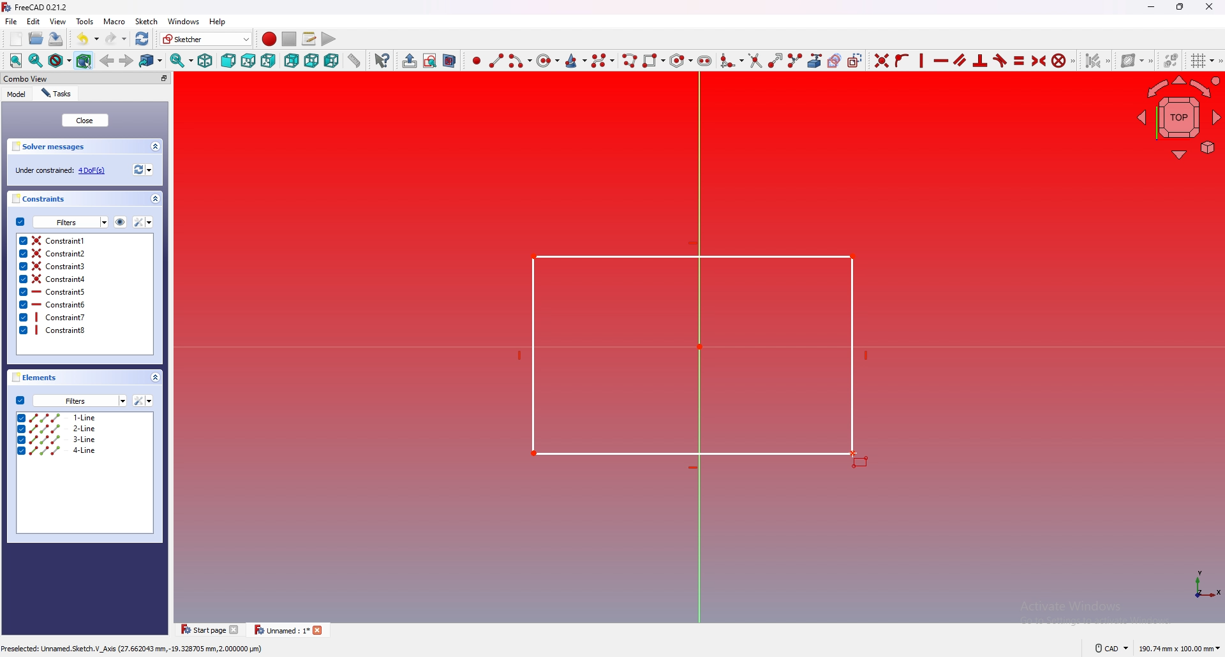 Image resolution: width=1225 pixels, height=657 pixels. Describe the element at coordinates (84, 61) in the screenshot. I see `bounding box` at that location.